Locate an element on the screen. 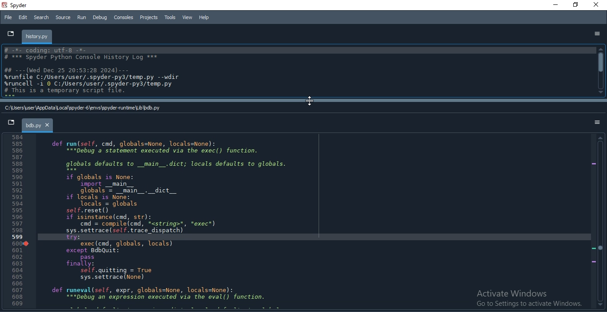 The image size is (607, 312). tab title is located at coordinates (38, 126).